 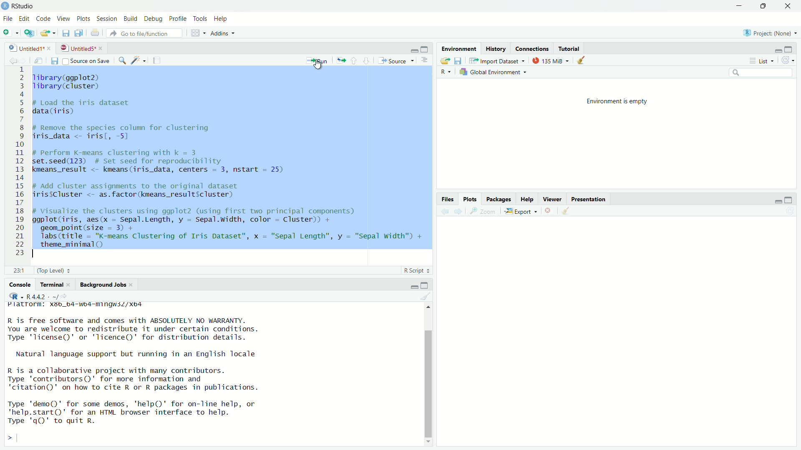 What do you see at coordinates (429, 445) in the screenshot?
I see `move down` at bounding box center [429, 445].